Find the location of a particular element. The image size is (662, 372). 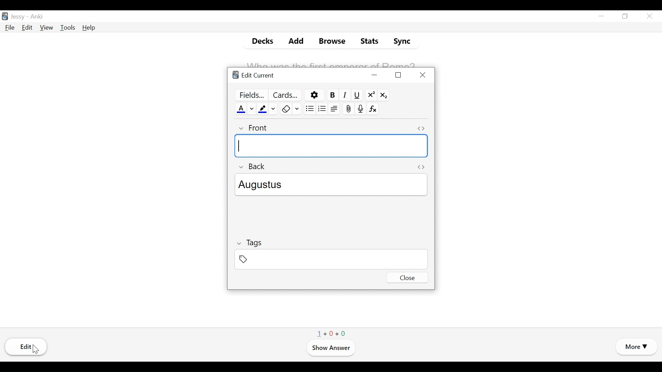

File is located at coordinates (10, 28).